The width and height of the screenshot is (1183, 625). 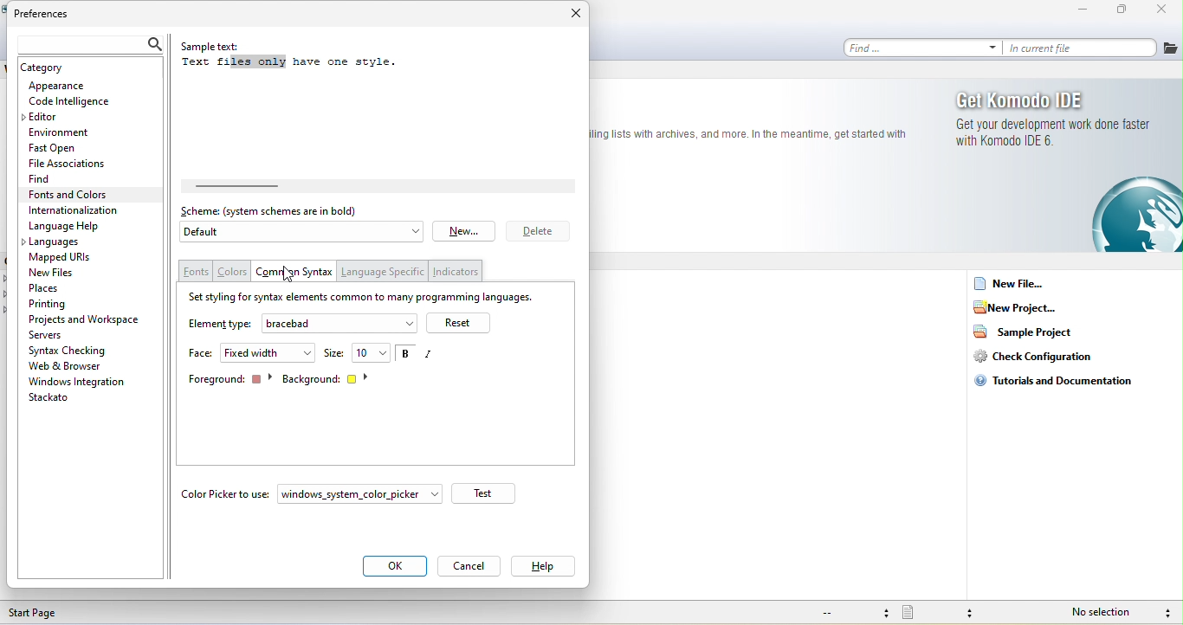 I want to click on no selection, so click(x=1103, y=611).